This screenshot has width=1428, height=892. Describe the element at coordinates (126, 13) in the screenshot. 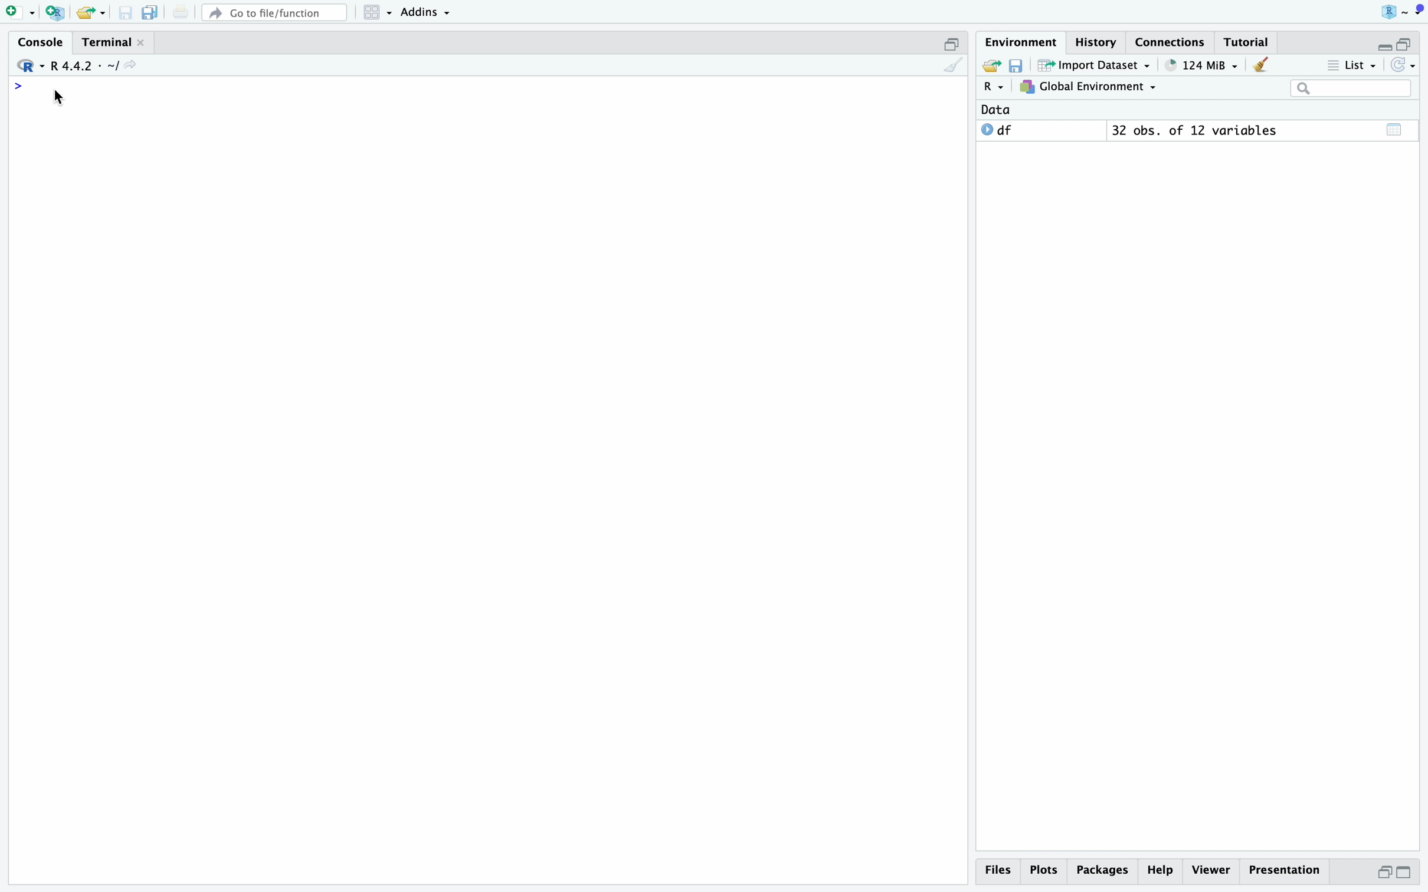

I see `save` at that location.